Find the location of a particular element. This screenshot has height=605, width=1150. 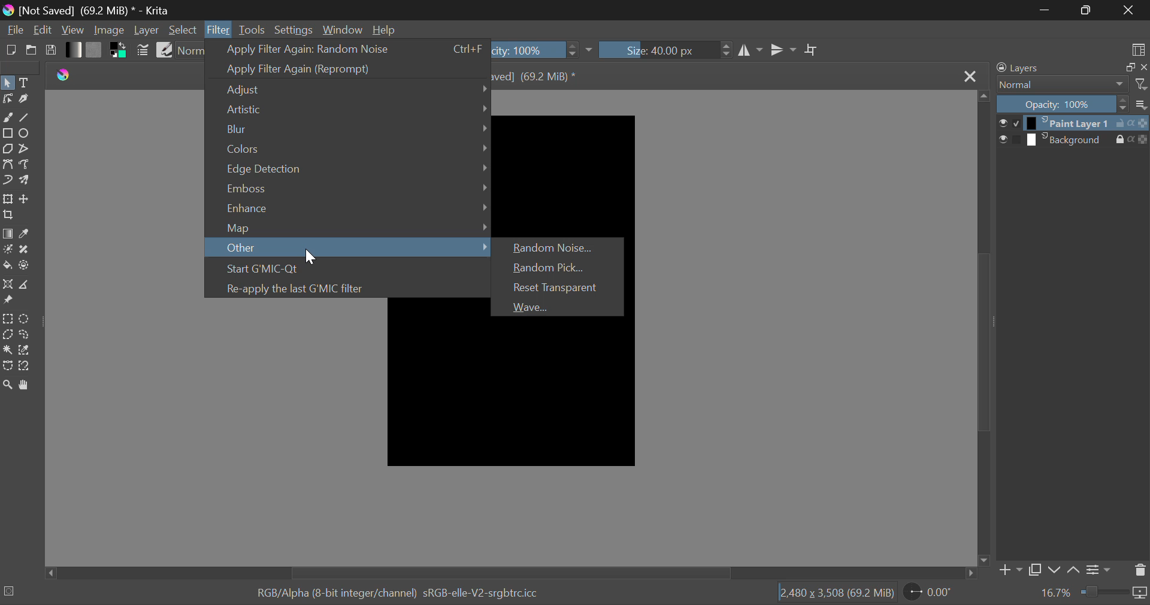

move left is located at coordinates (48, 572).